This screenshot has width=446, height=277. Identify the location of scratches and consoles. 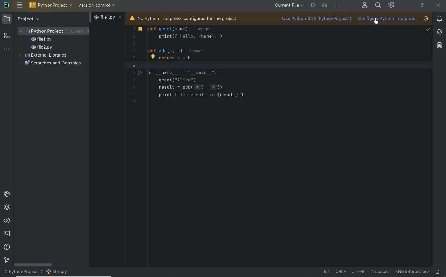
(49, 63).